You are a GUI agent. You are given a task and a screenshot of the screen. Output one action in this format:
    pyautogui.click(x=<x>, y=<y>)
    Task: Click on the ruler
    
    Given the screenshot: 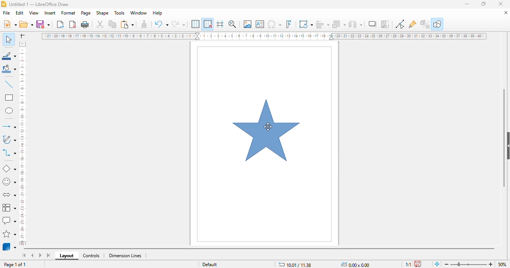 What is the action you would take?
    pyautogui.click(x=23, y=143)
    